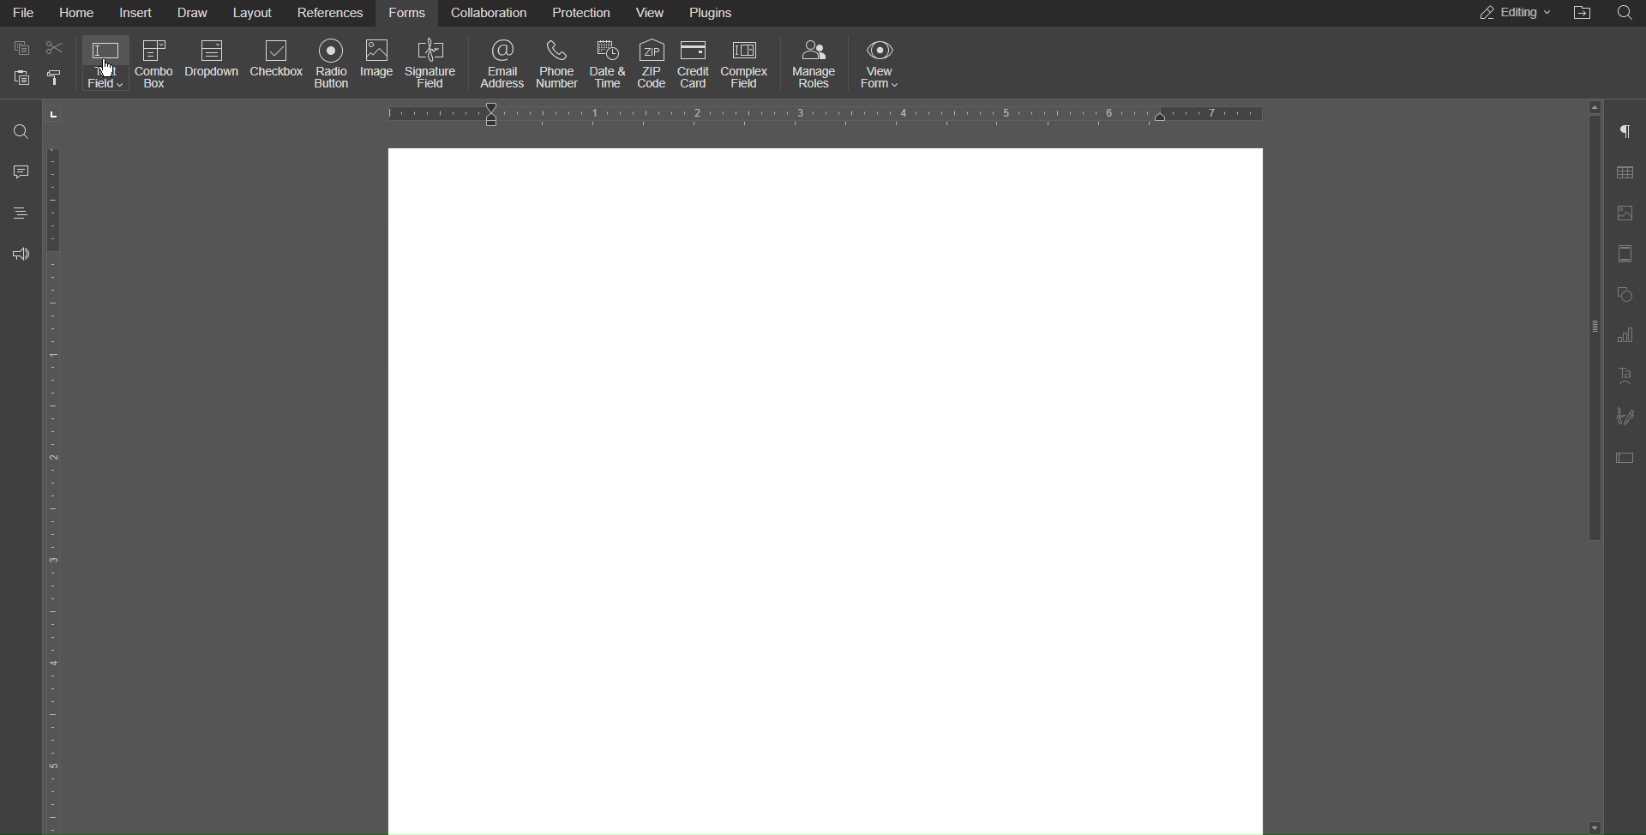  Describe the element at coordinates (1627, 214) in the screenshot. I see `Image Settings` at that location.